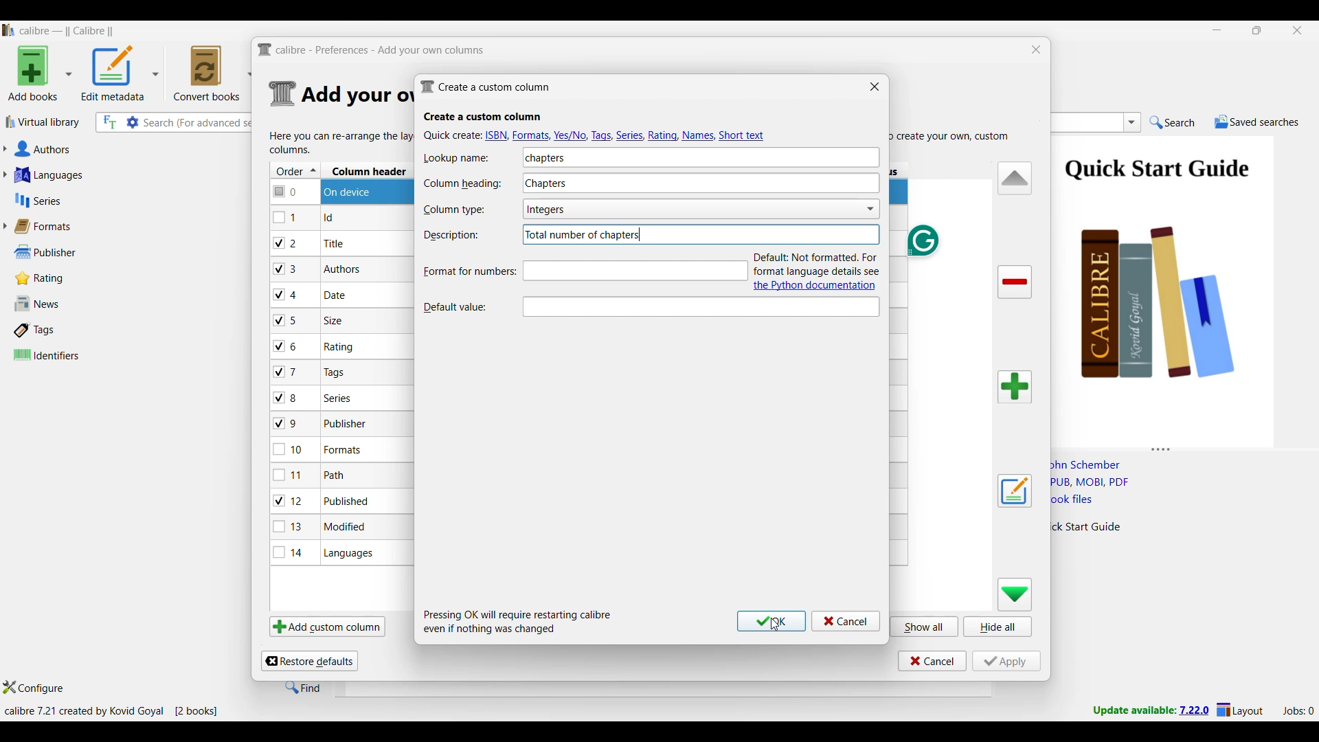 The image size is (1319, 742). I want to click on Virtual library, so click(43, 122).